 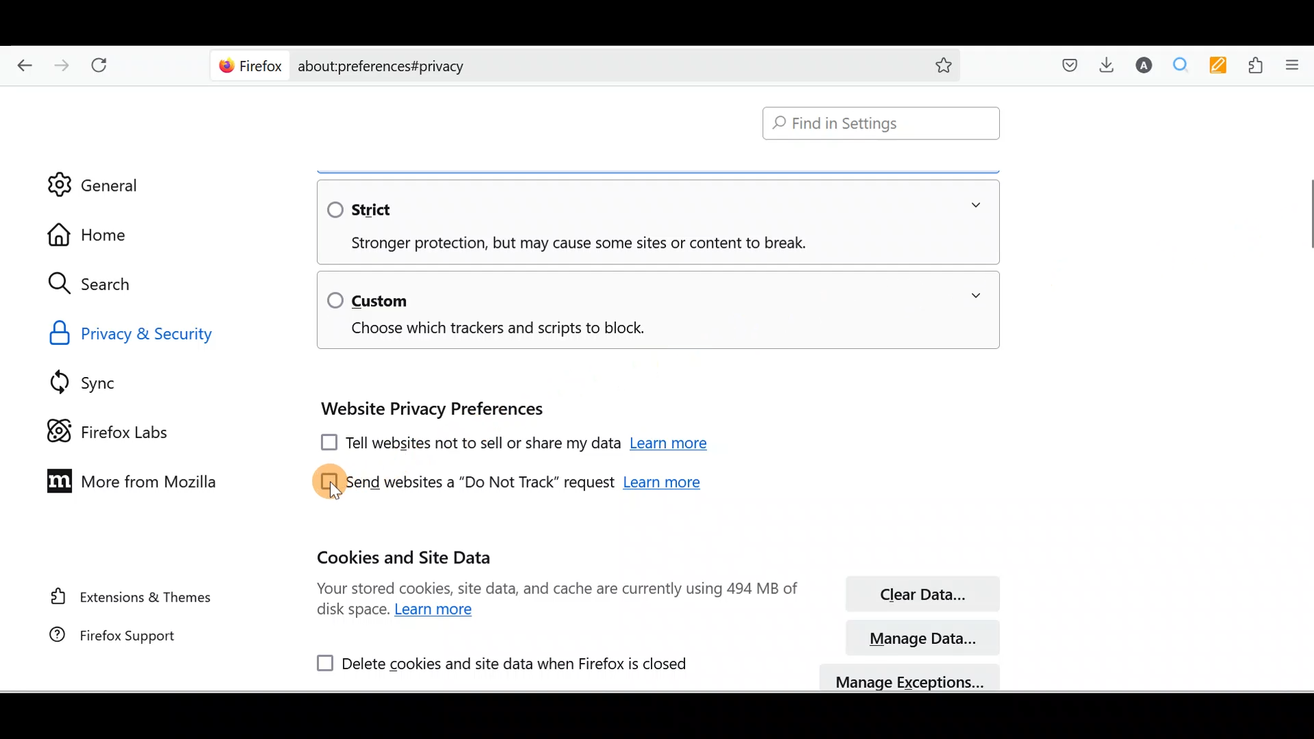 I want to click on Search, so click(x=96, y=283).